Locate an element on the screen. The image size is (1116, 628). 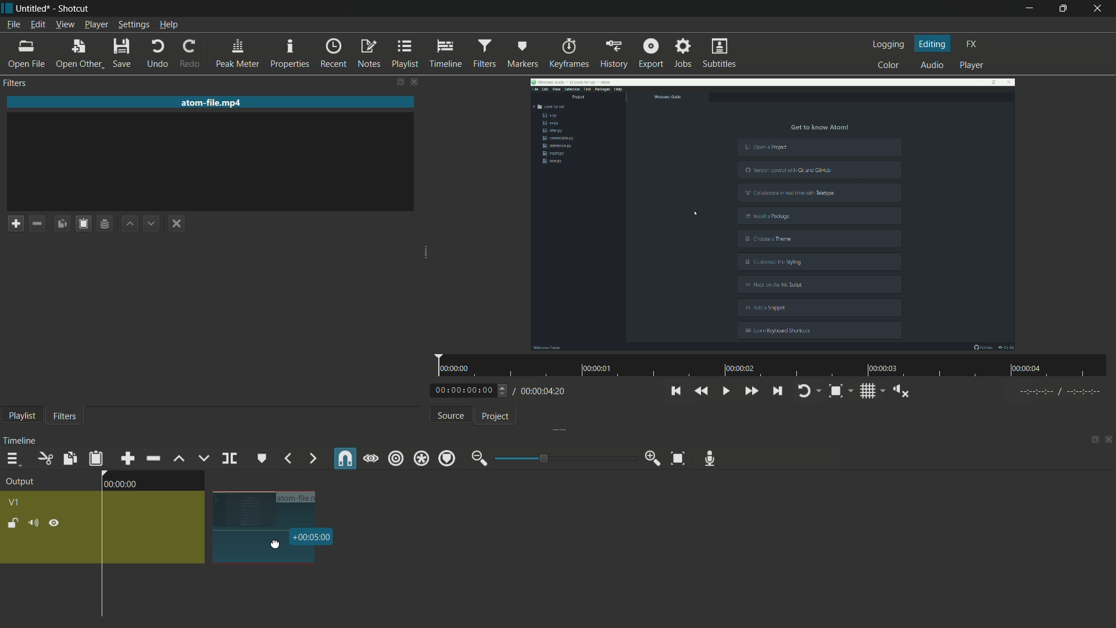
toggle player looping is located at coordinates (807, 391).